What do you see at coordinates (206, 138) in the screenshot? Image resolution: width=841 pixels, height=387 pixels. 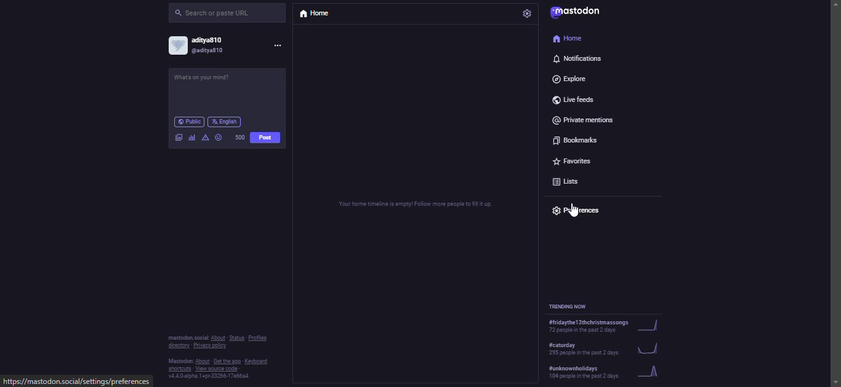 I see `advanced` at bounding box center [206, 138].